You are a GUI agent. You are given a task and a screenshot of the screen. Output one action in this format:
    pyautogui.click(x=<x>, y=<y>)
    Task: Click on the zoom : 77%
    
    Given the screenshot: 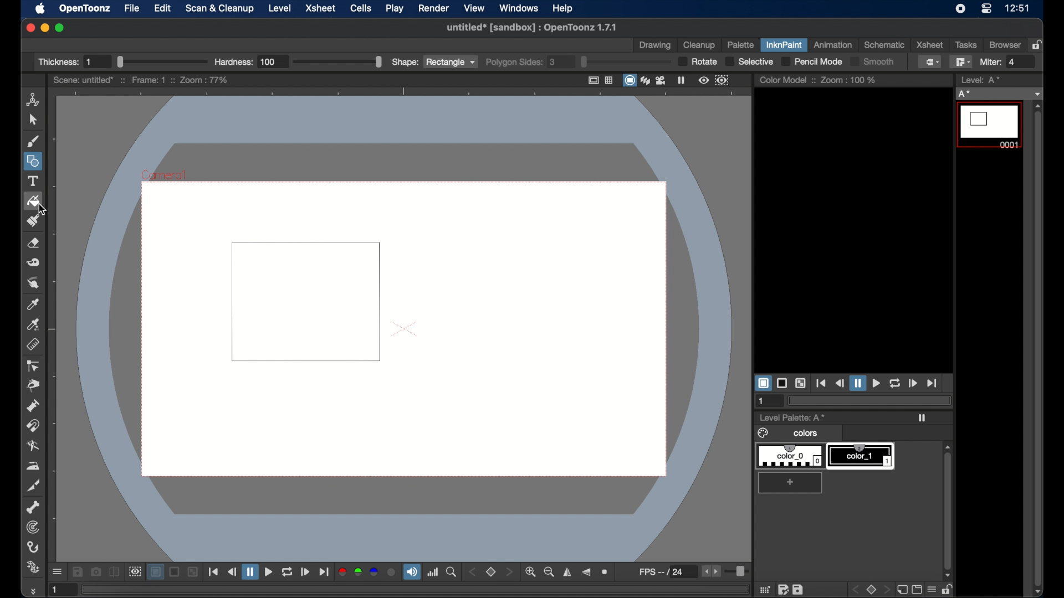 What is the action you would take?
    pyautogui.click(x=202, y=80)
    